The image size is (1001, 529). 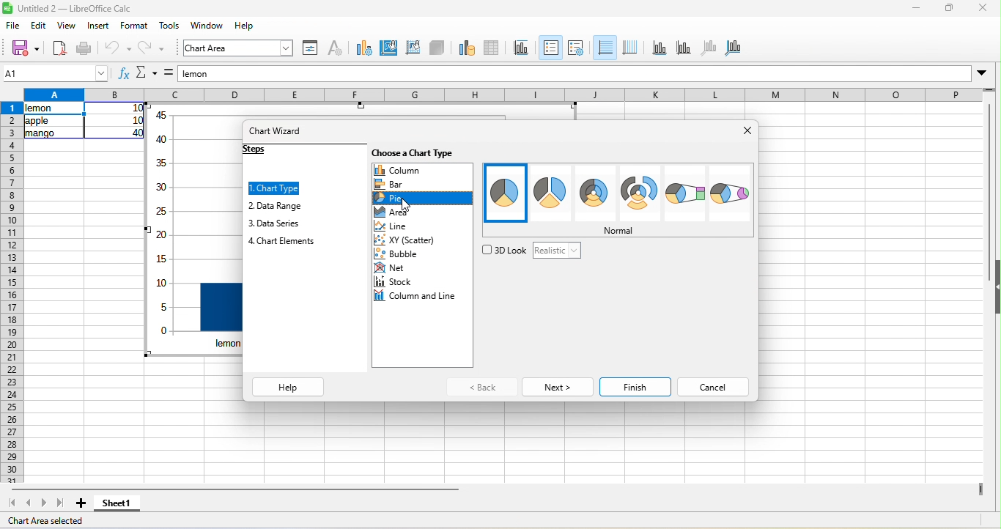 I want to click on legend, so click(x=582, y=48).